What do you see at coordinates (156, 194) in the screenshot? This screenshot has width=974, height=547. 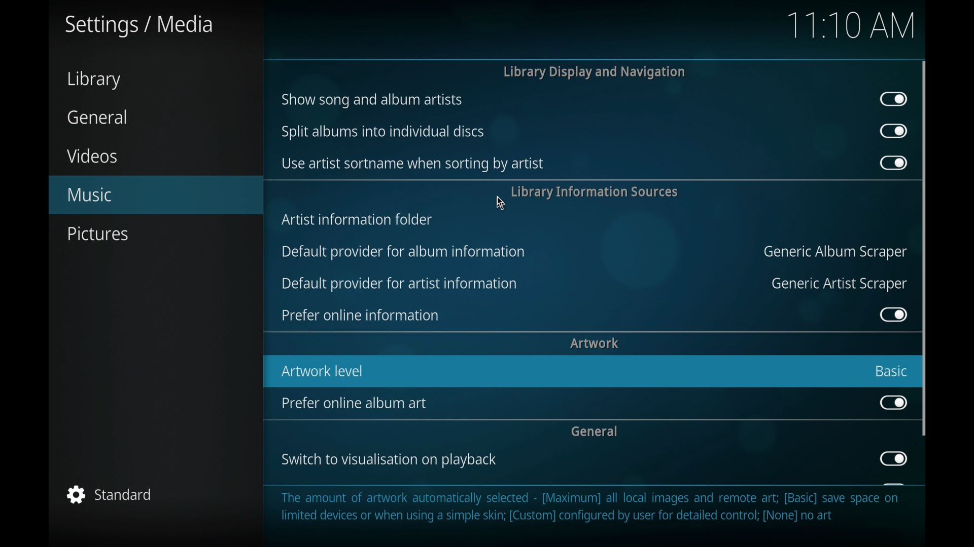 I see `music` at bounding box center [156, 194].